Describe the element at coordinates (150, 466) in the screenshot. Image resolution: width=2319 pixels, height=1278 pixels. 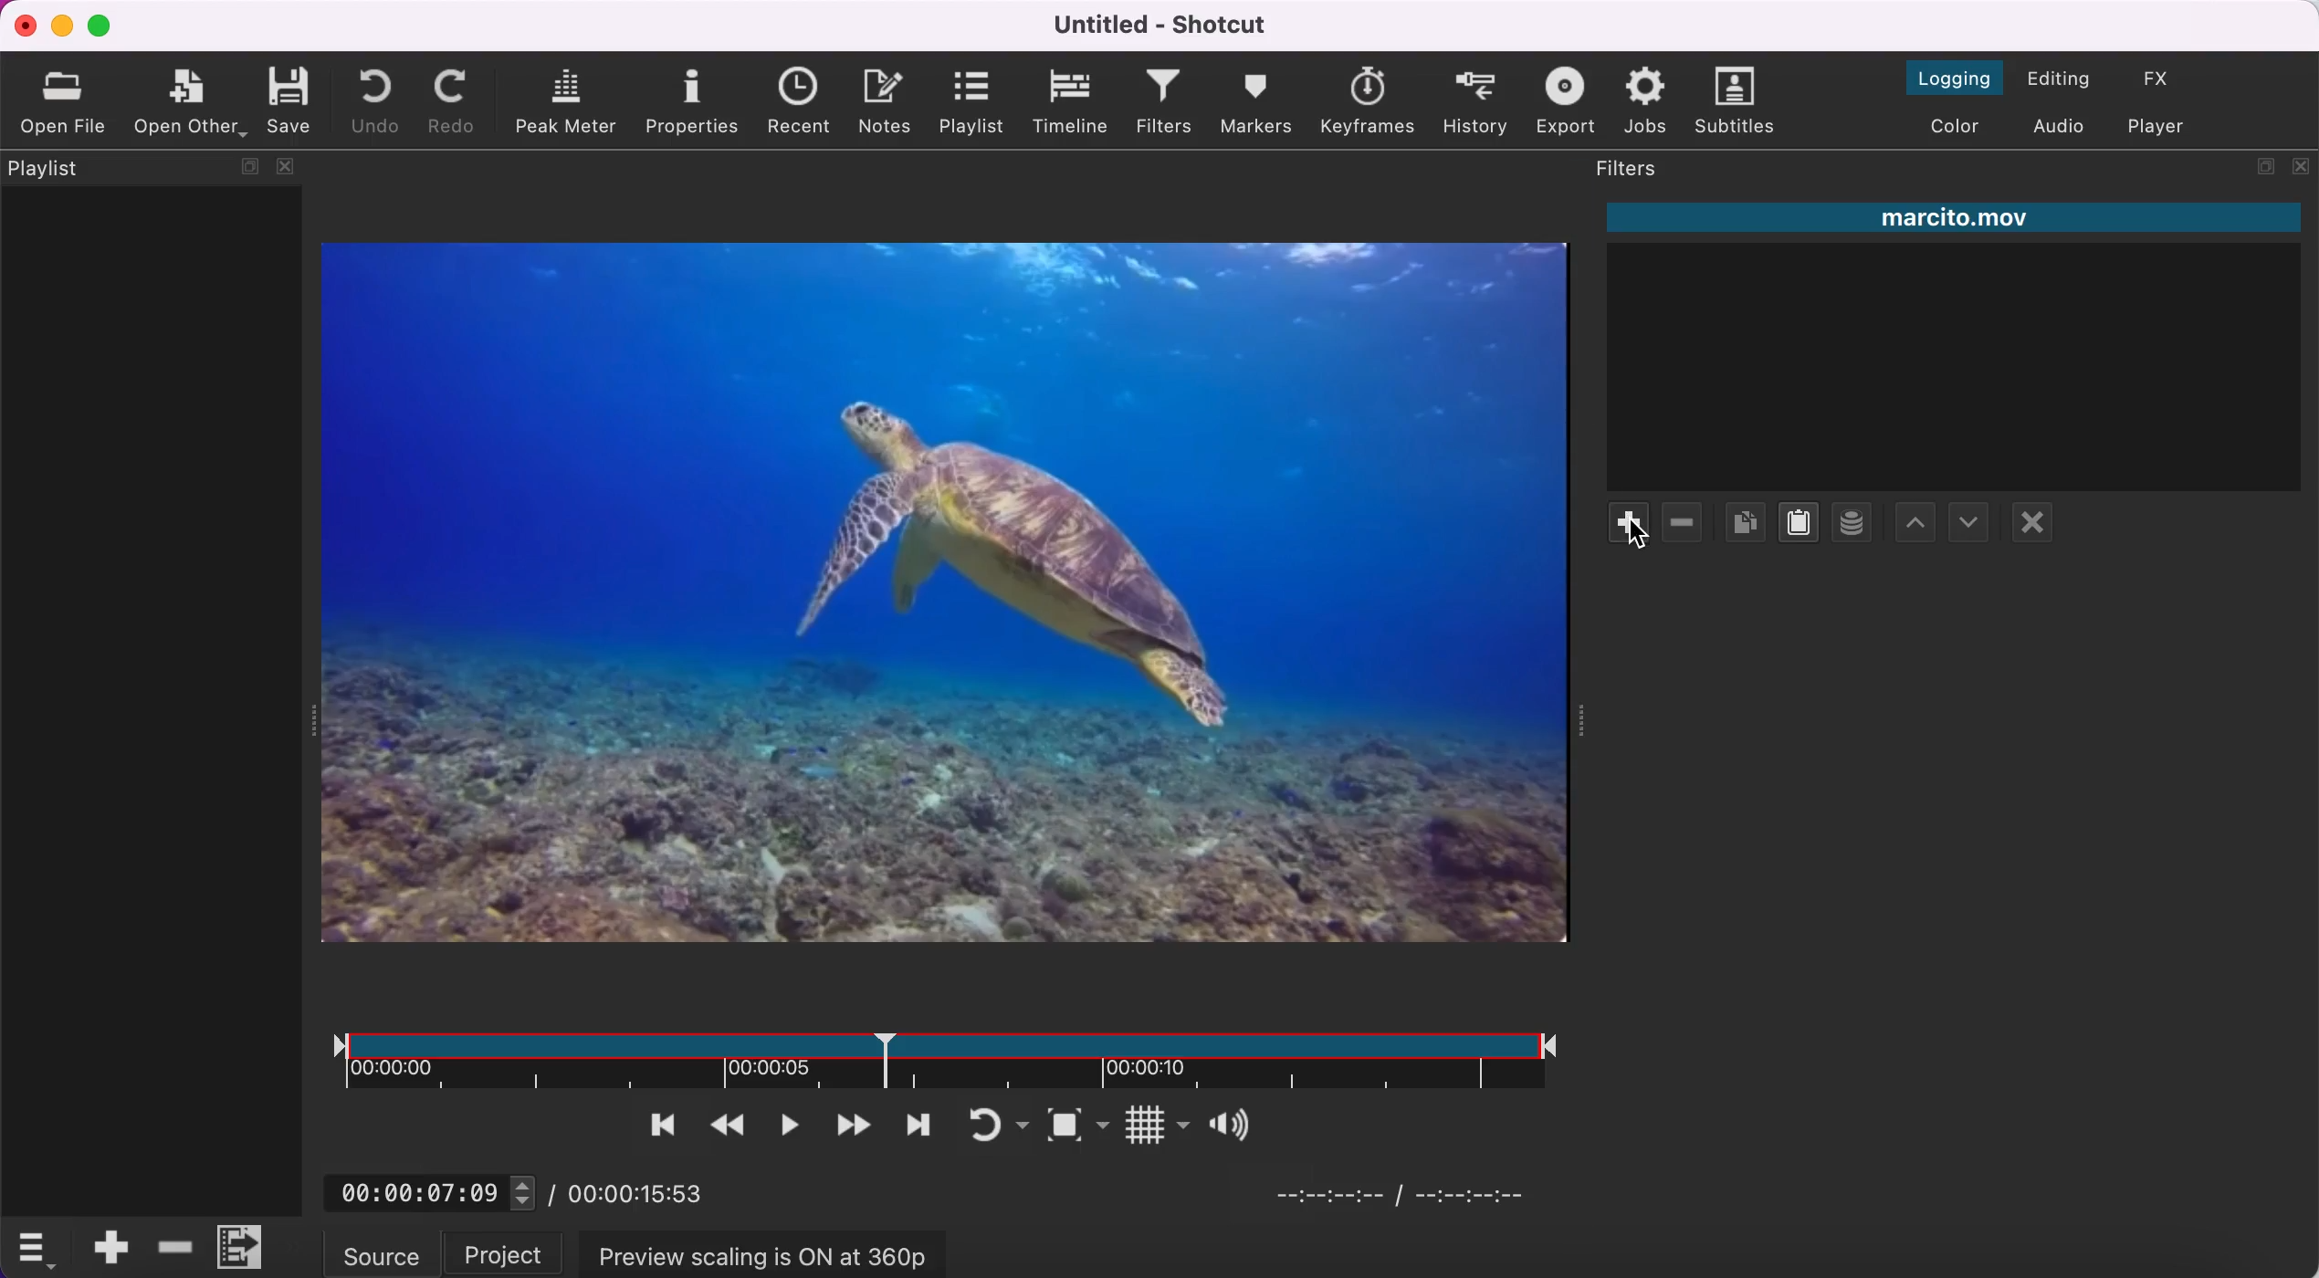
I see `playlist panel` at that location.